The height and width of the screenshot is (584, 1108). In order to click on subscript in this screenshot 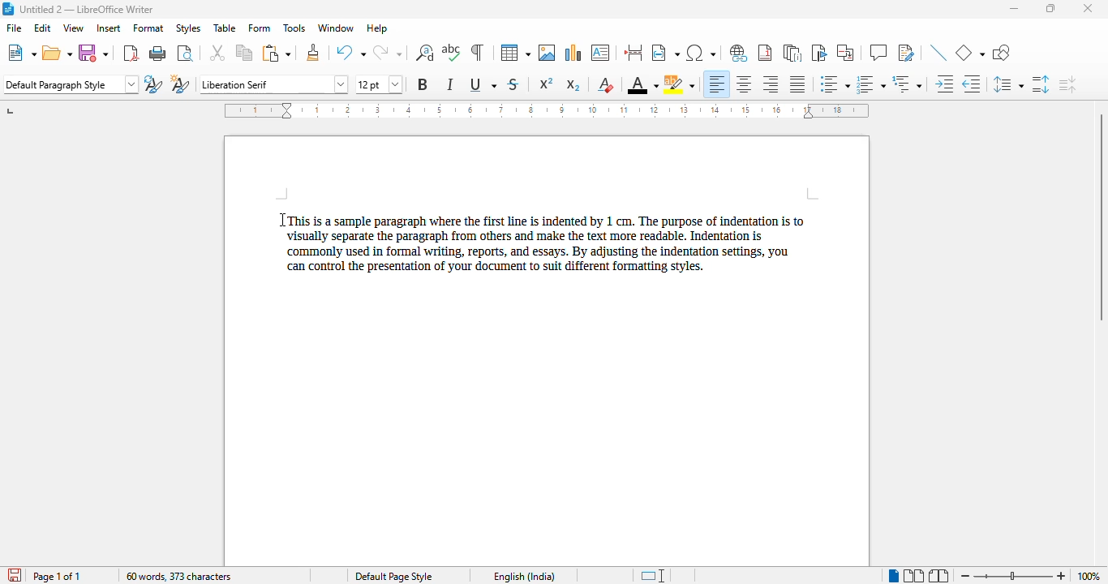, I will do `click(573, 85)`.